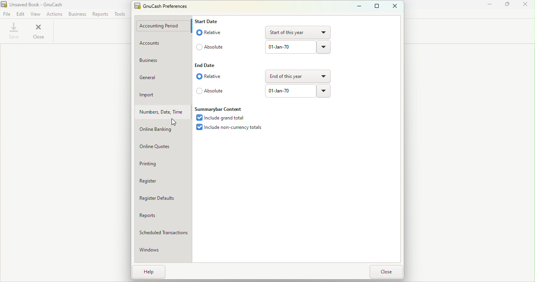 The width and height of the screenshot is (535, 282). I want to click on close, so click(40, 31).